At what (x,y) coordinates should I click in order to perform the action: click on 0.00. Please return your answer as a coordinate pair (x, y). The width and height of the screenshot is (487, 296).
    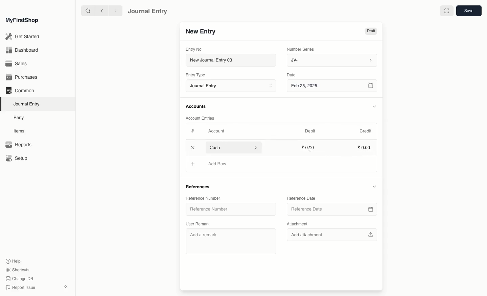
    Looking at the image, I should click on (309, 147).